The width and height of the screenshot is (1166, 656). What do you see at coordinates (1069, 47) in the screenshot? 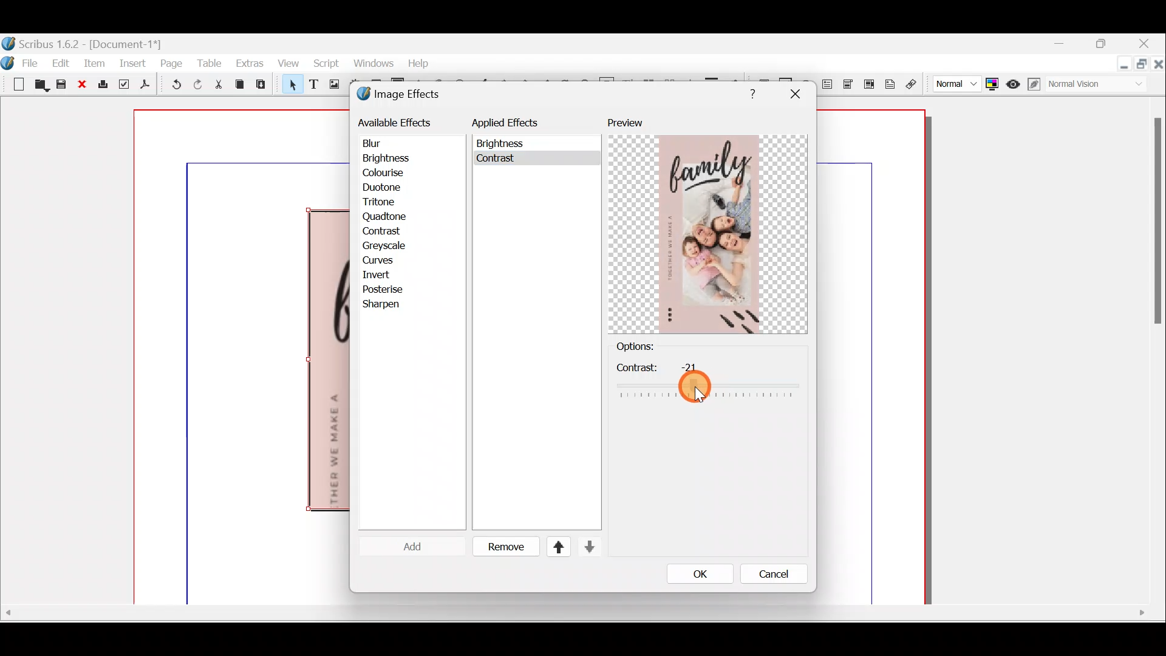
I see `Minimise` at bounding box center [1069, 47].